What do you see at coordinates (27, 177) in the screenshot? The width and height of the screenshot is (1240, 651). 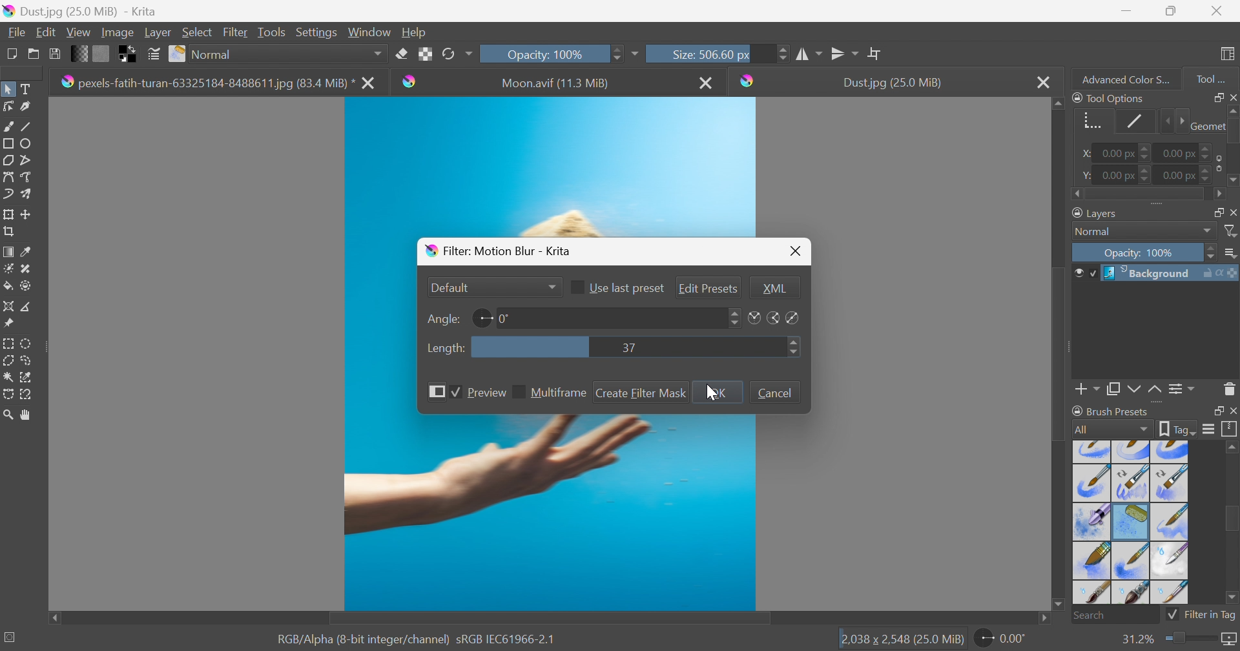 I see `Freehand path tool` at bounding box center [27, 177].